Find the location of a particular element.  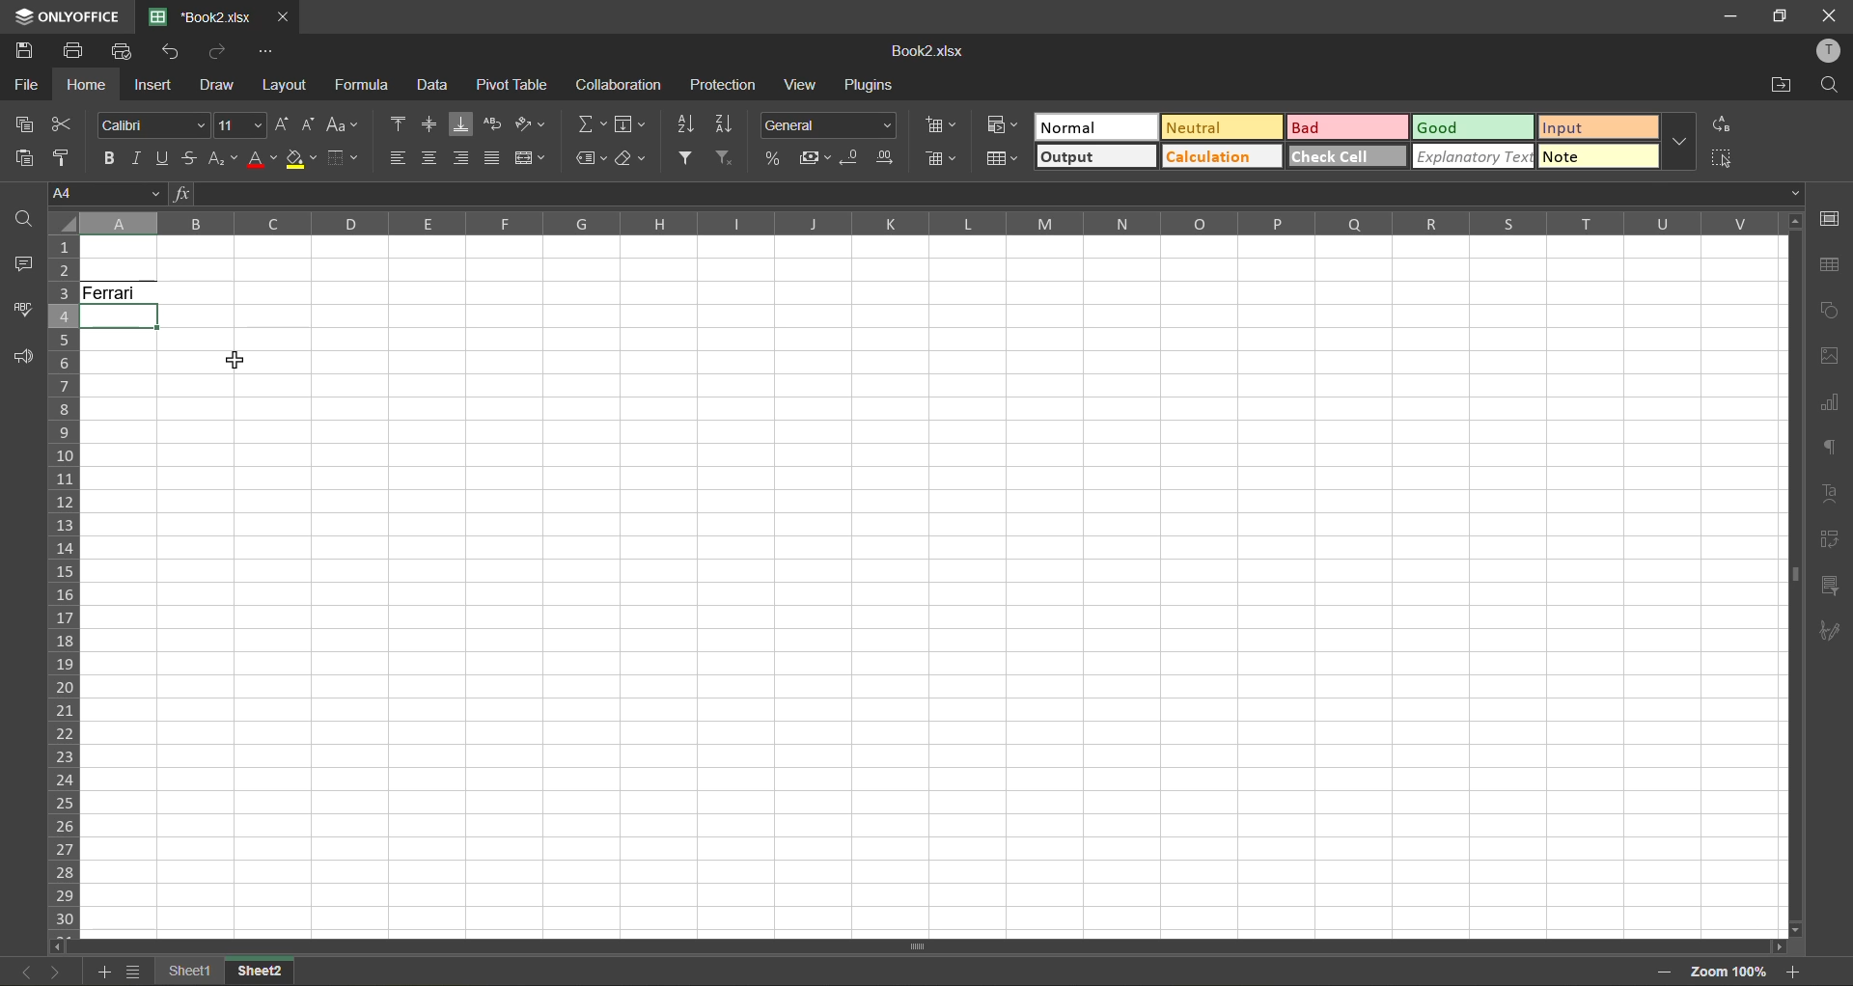

align middle is located at coordinates (430, 123).